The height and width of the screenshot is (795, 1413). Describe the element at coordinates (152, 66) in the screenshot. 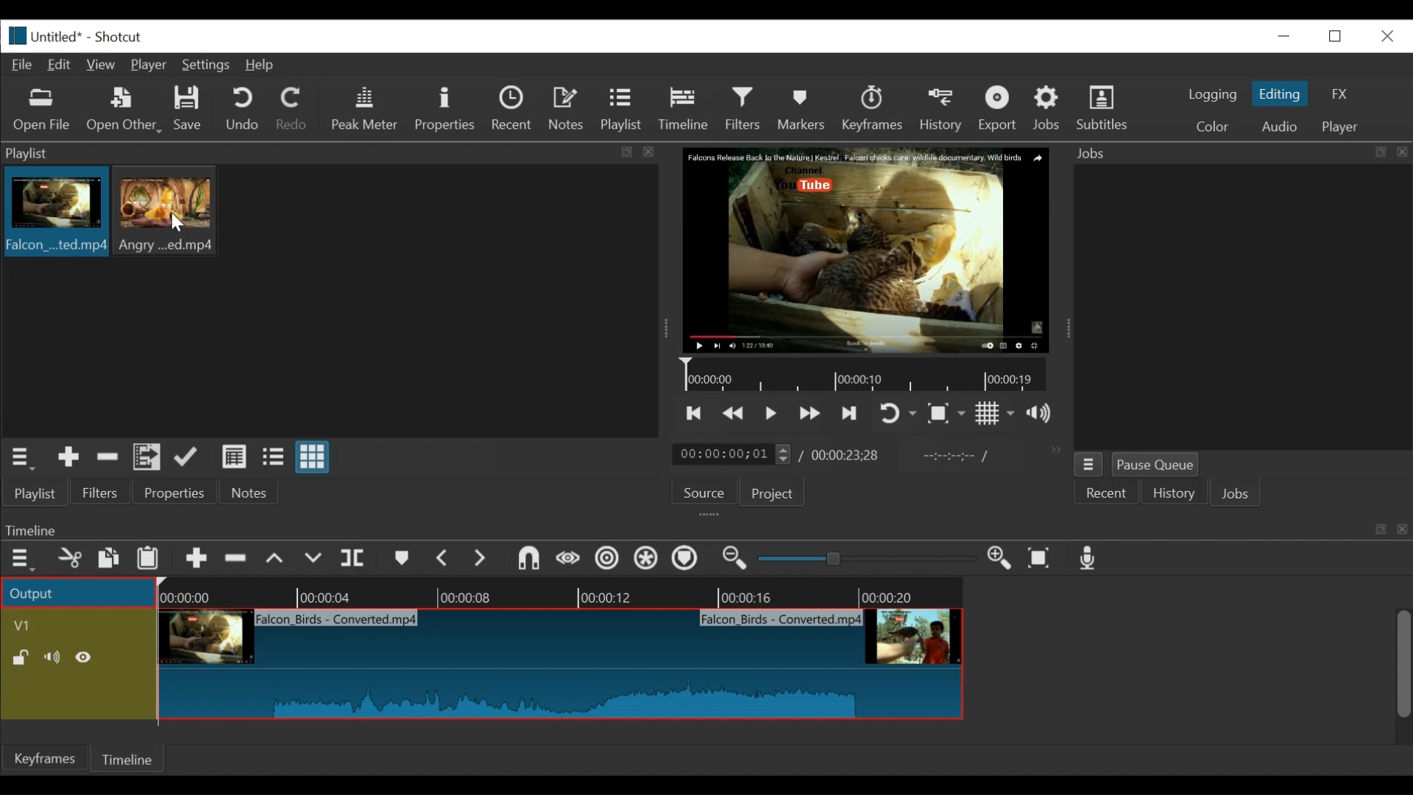

I see `Player` at that location.